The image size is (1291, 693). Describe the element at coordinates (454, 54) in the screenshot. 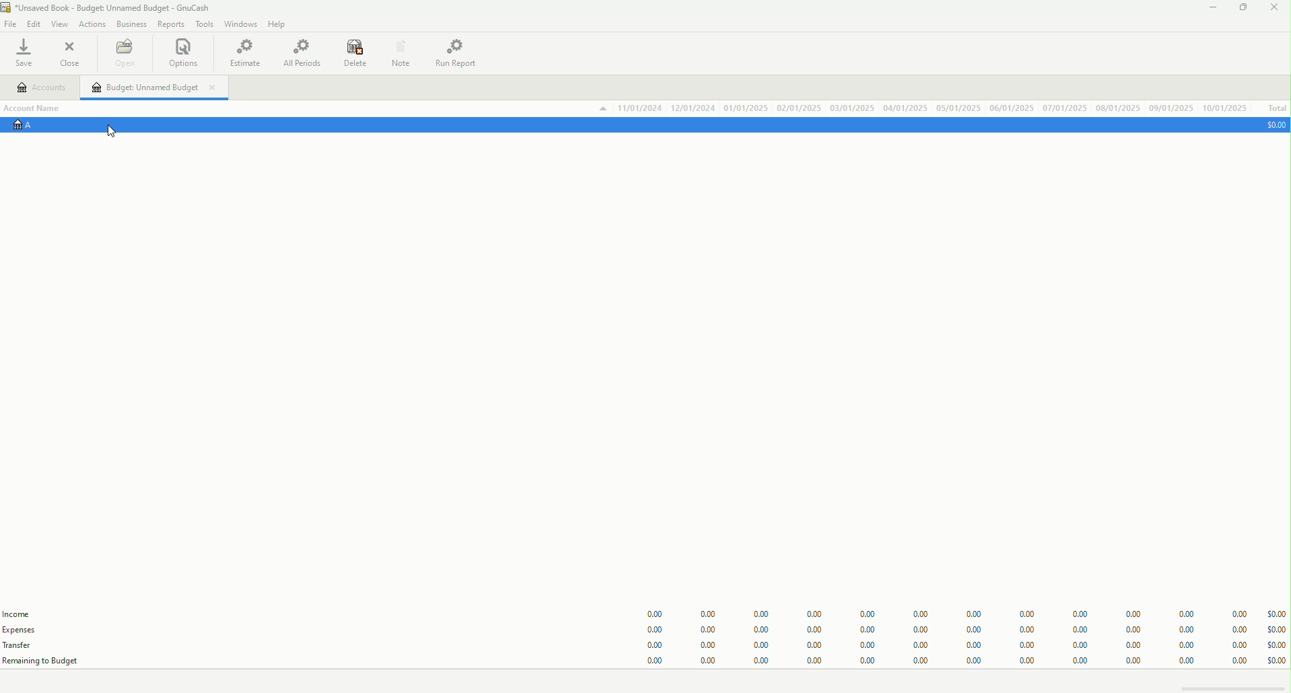

I see `Run Report` at that location.